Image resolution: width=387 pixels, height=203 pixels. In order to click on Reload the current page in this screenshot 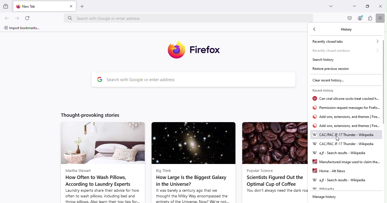, I will do `click(29, 18)`.